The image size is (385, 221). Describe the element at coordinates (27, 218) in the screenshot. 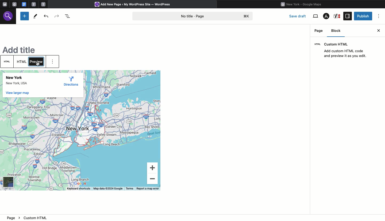

I see `page custom html` at that location.